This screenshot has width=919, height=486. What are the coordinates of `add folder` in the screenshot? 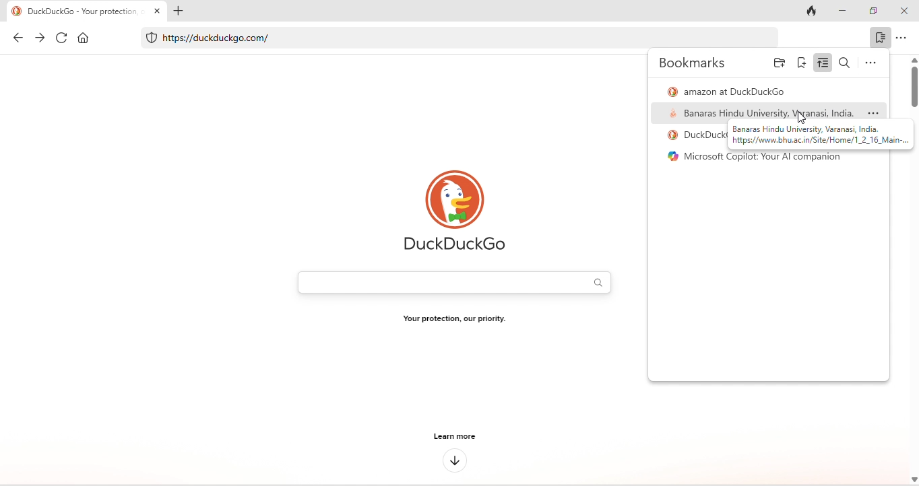 It's located at (779, 64).